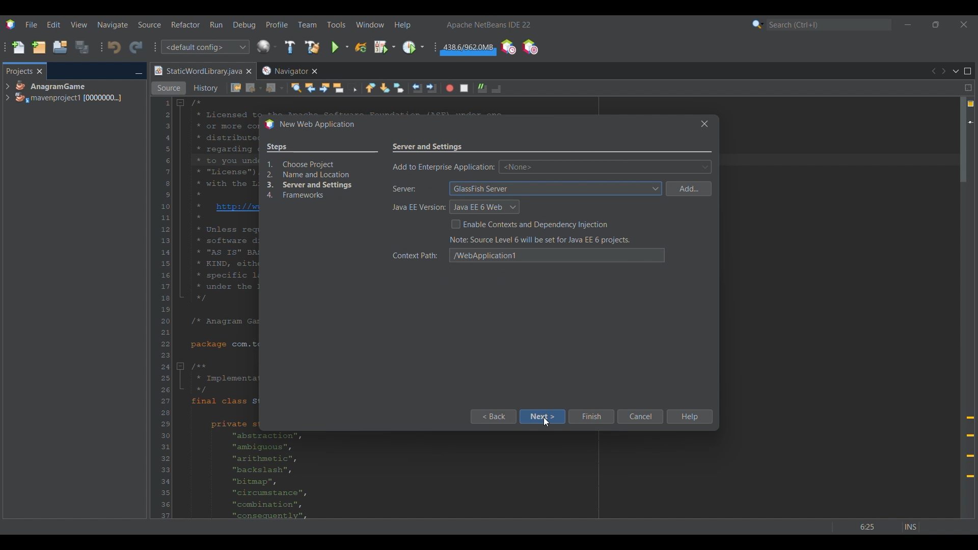  Describe the element at coordinates (963, 308) in the screenshot. I see `Vertical slide bar` at that location.